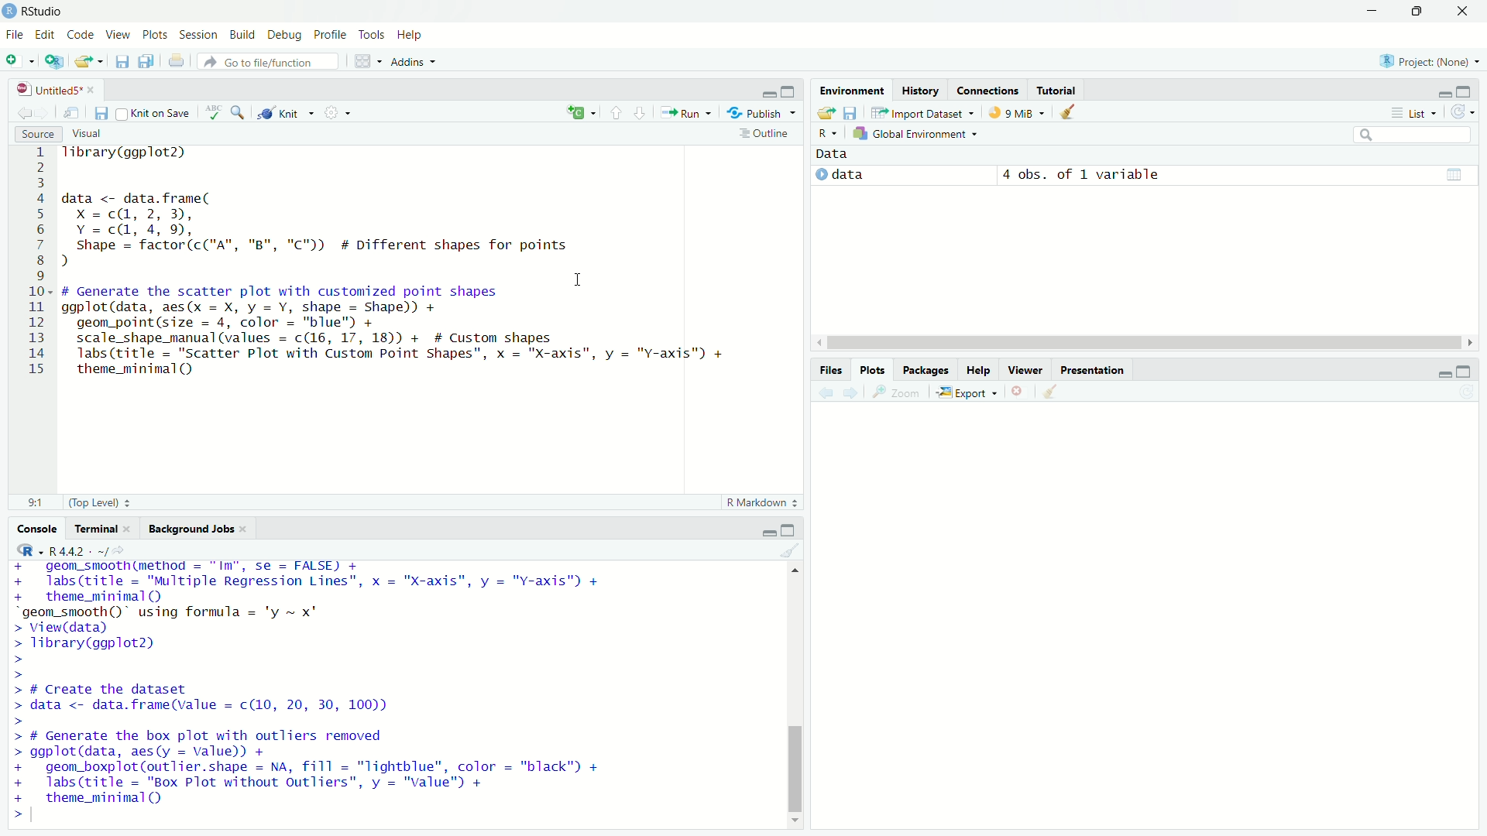 The image size is (1487, 836). What do you see at coordinates (795, 697) in the screenshot?
I see `vertical scroll bar` at bounding box center [795, 697].